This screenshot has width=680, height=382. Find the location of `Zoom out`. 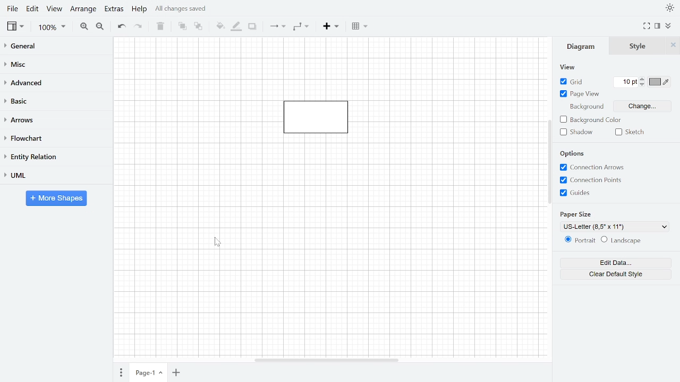

Zoom out is located at coordinates (100, 27).